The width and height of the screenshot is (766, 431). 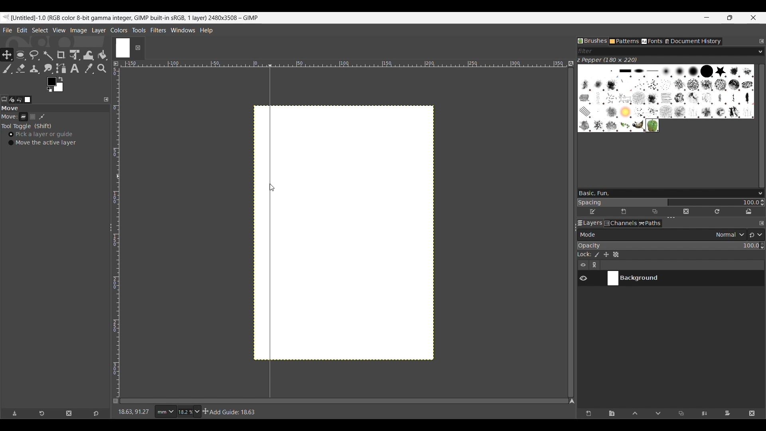 What do you see at coordinates (98, 30) in the screenshot?
I see `Layer menu` at bounding box center [98, 30].